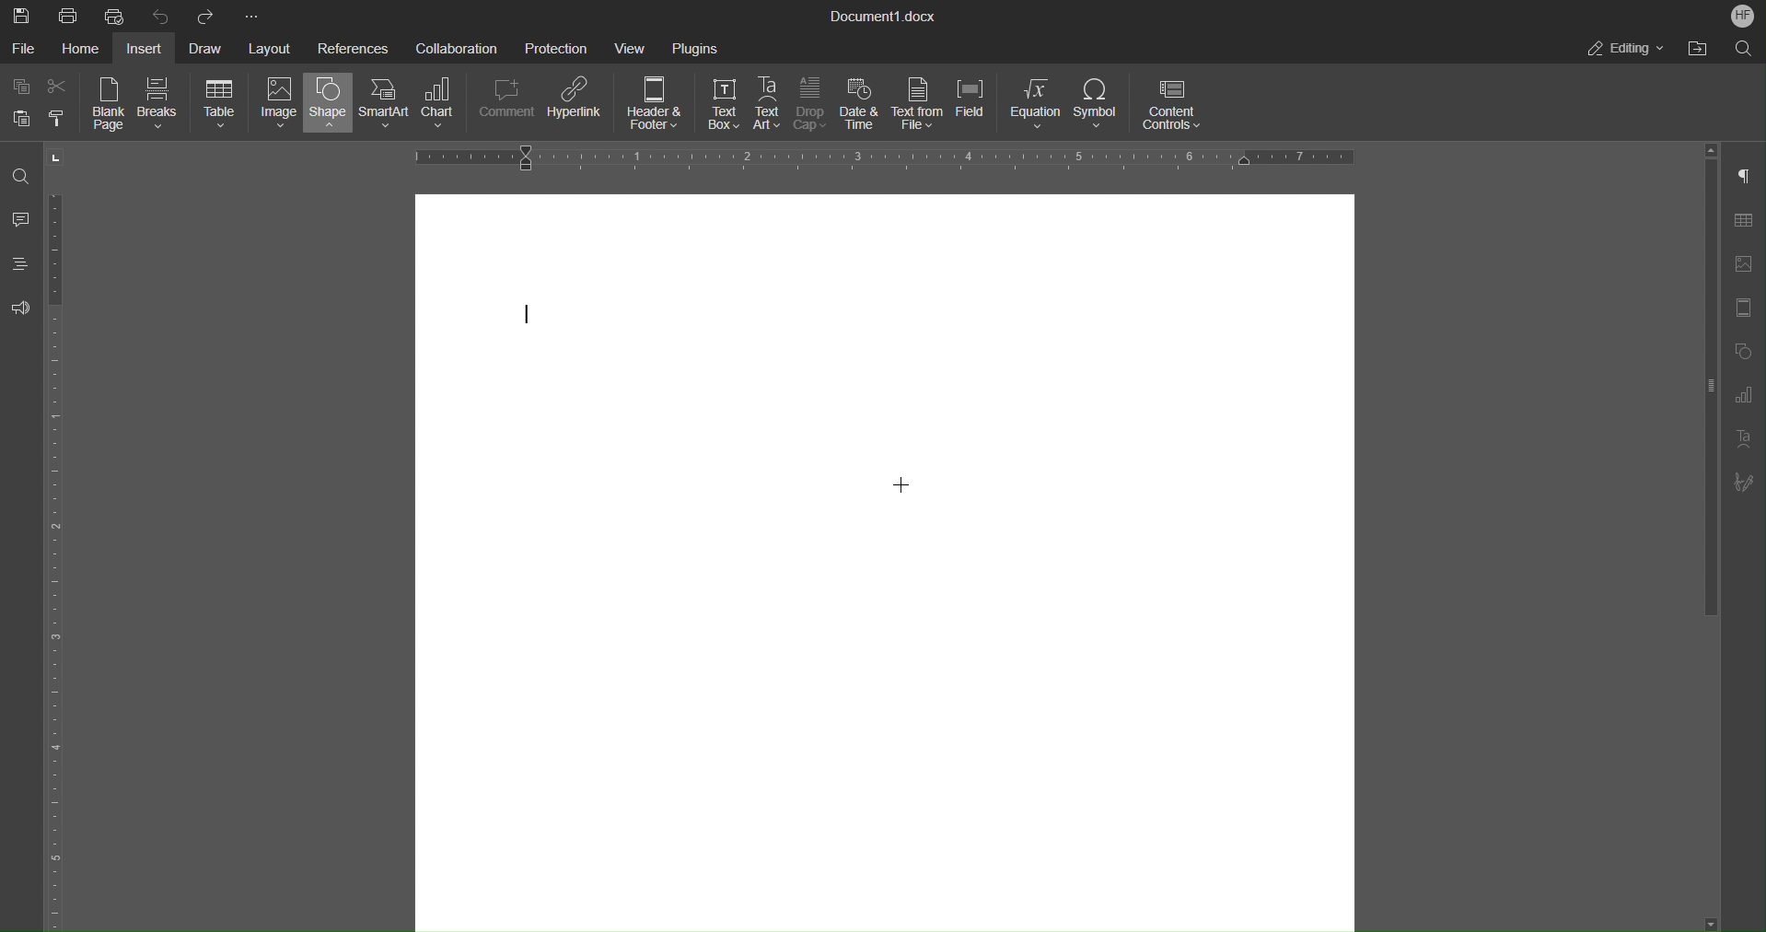  I want to click on Image, so click(275, 106).